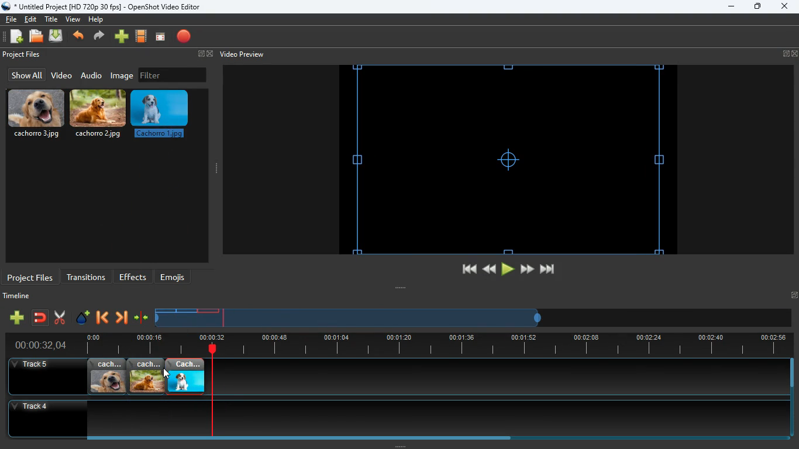  What do you see at coordinates (166, 374) in the screenshot?
I see `Cursor` at bounding box center [166, 374].